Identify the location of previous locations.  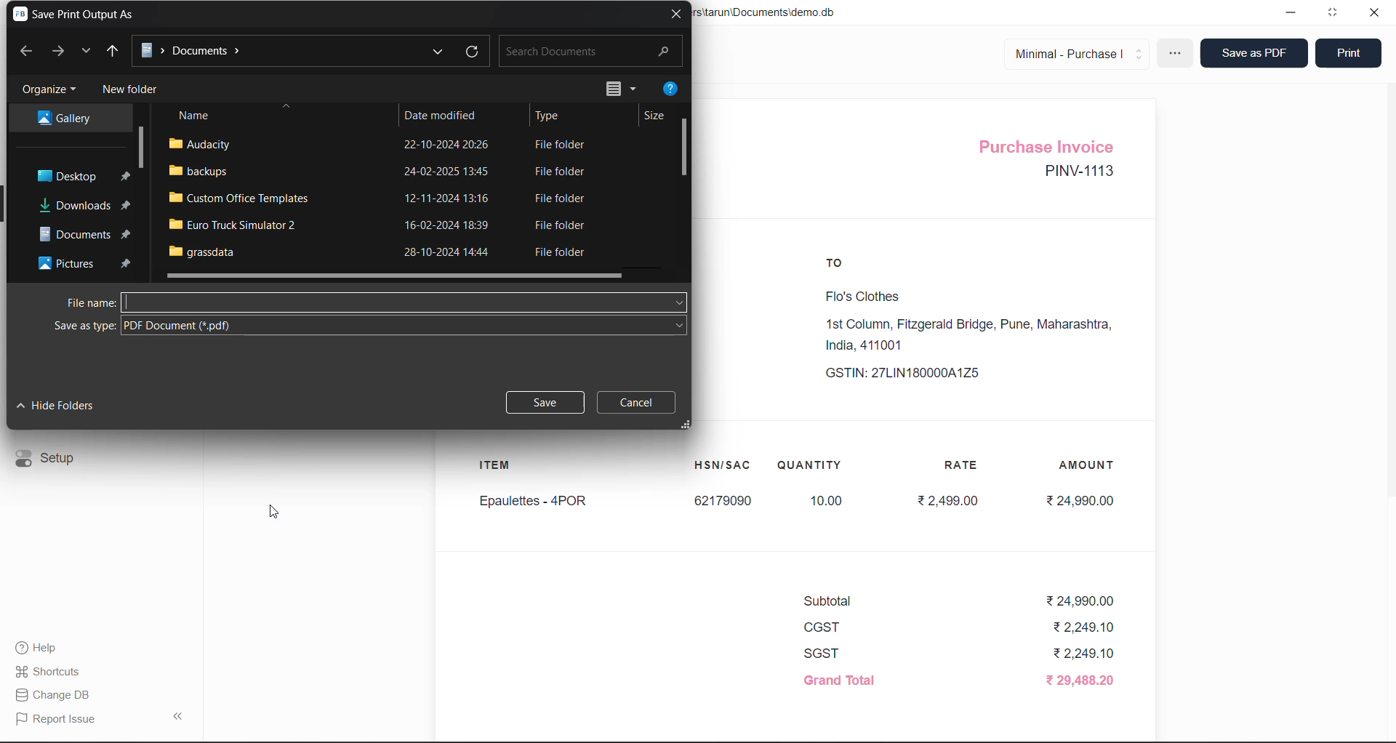
(439, 51).